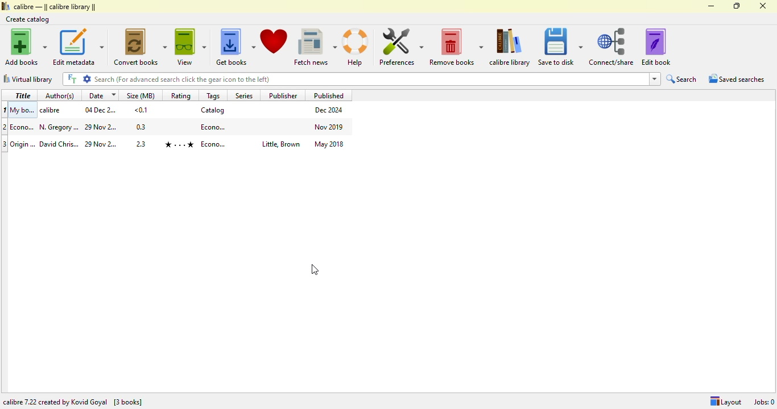 This screenshot has height=409, width=777. I want to click on size(MB), so click(141, 96).